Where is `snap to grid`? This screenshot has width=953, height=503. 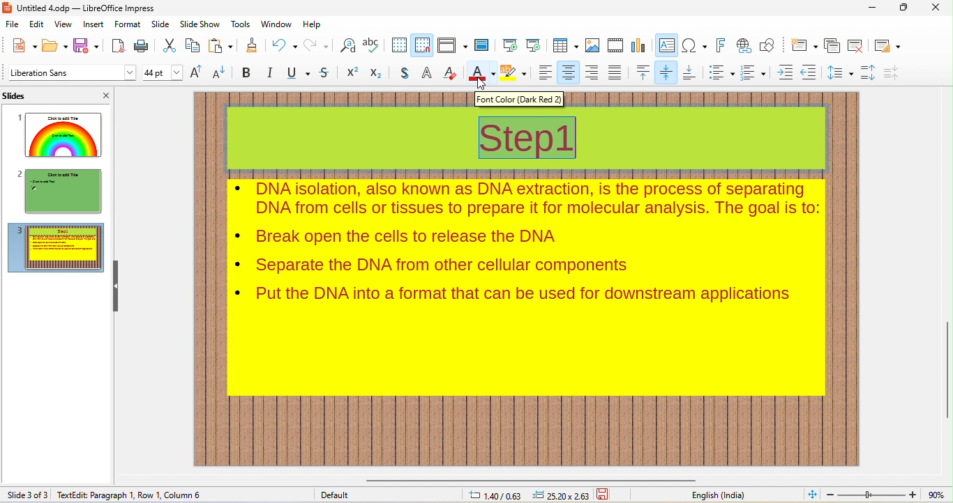
snap to grid is located at coordinates (421, 45).